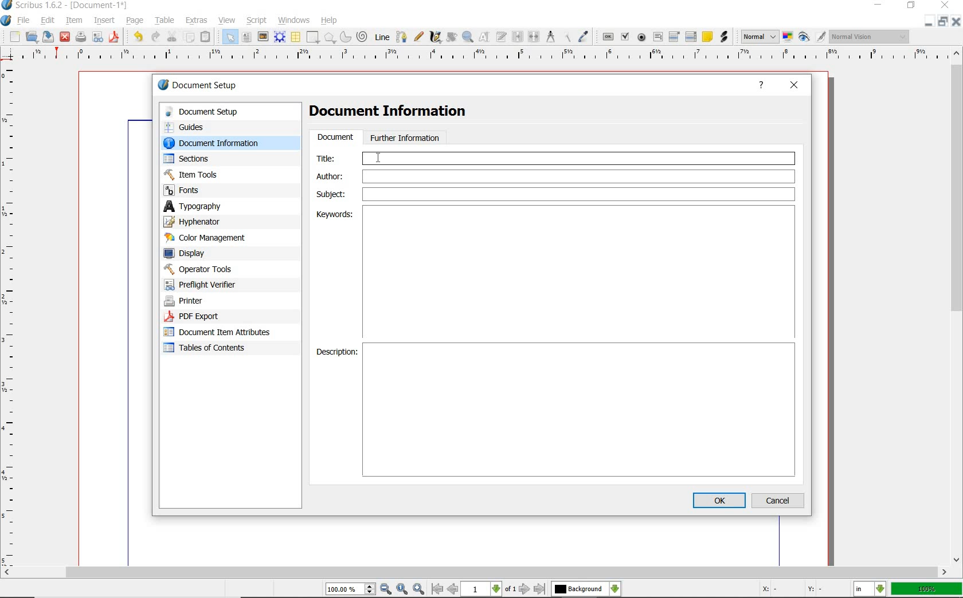 This screenshot has height=598, width=963. What do you see at coordinates (555, 194) in the screenshot?
I see `Subject` at bounding box center [555, 194].